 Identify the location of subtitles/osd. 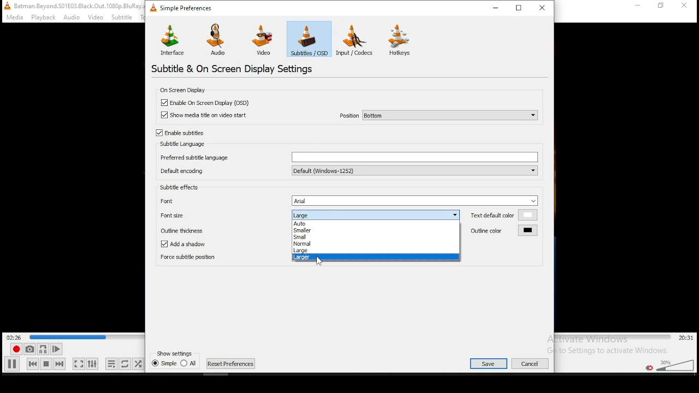
(309, 39).